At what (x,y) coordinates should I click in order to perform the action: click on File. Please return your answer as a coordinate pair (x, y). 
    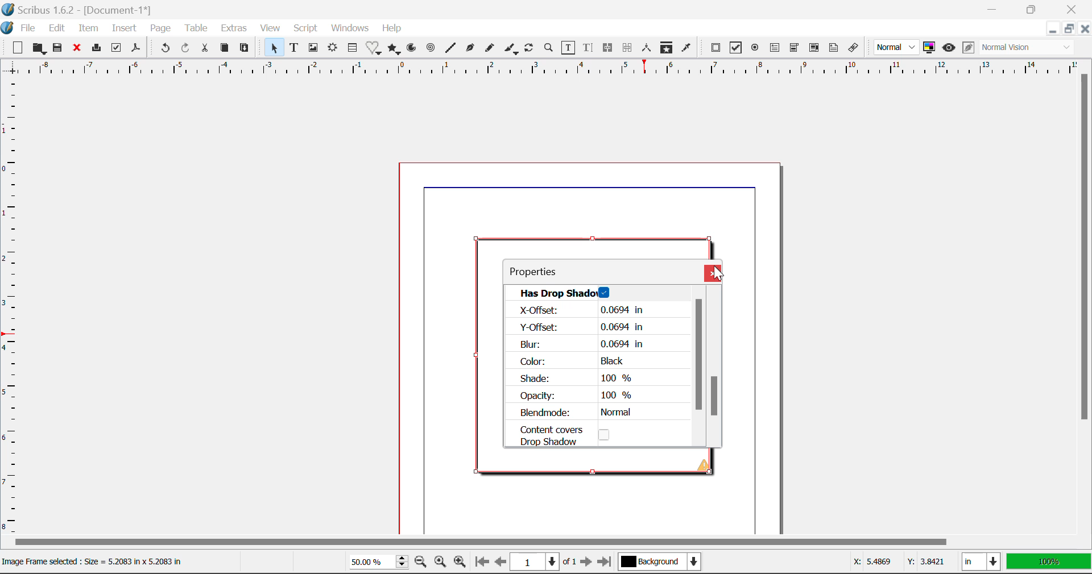
    Looking at the image, I should click on (28, 28).